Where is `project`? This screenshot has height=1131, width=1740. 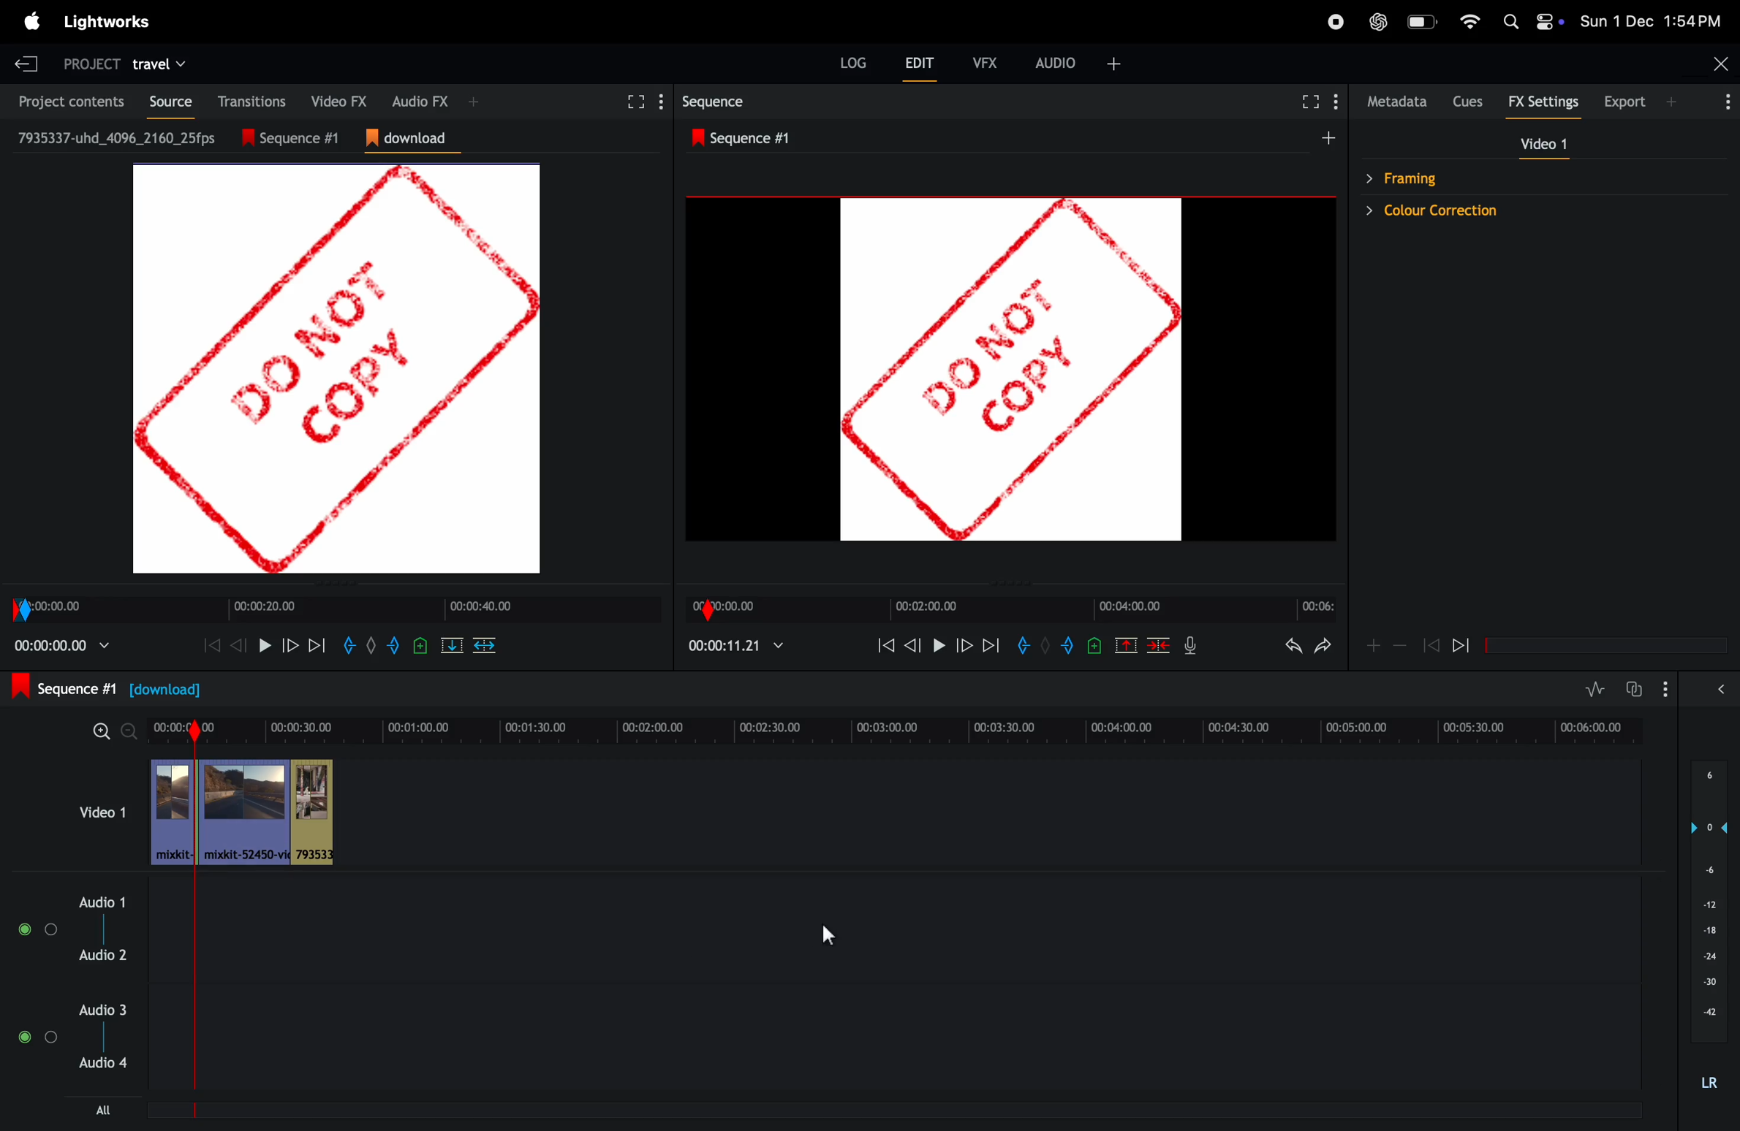 project is located at coordinates (91, 66).